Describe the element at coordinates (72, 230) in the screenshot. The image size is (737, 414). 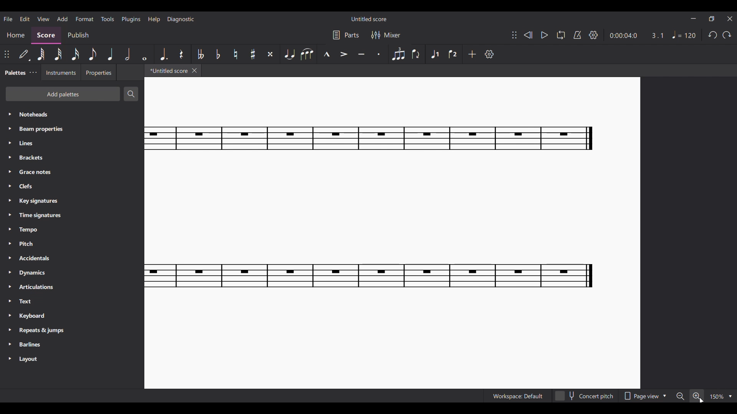
I see `Tempo` at that location.